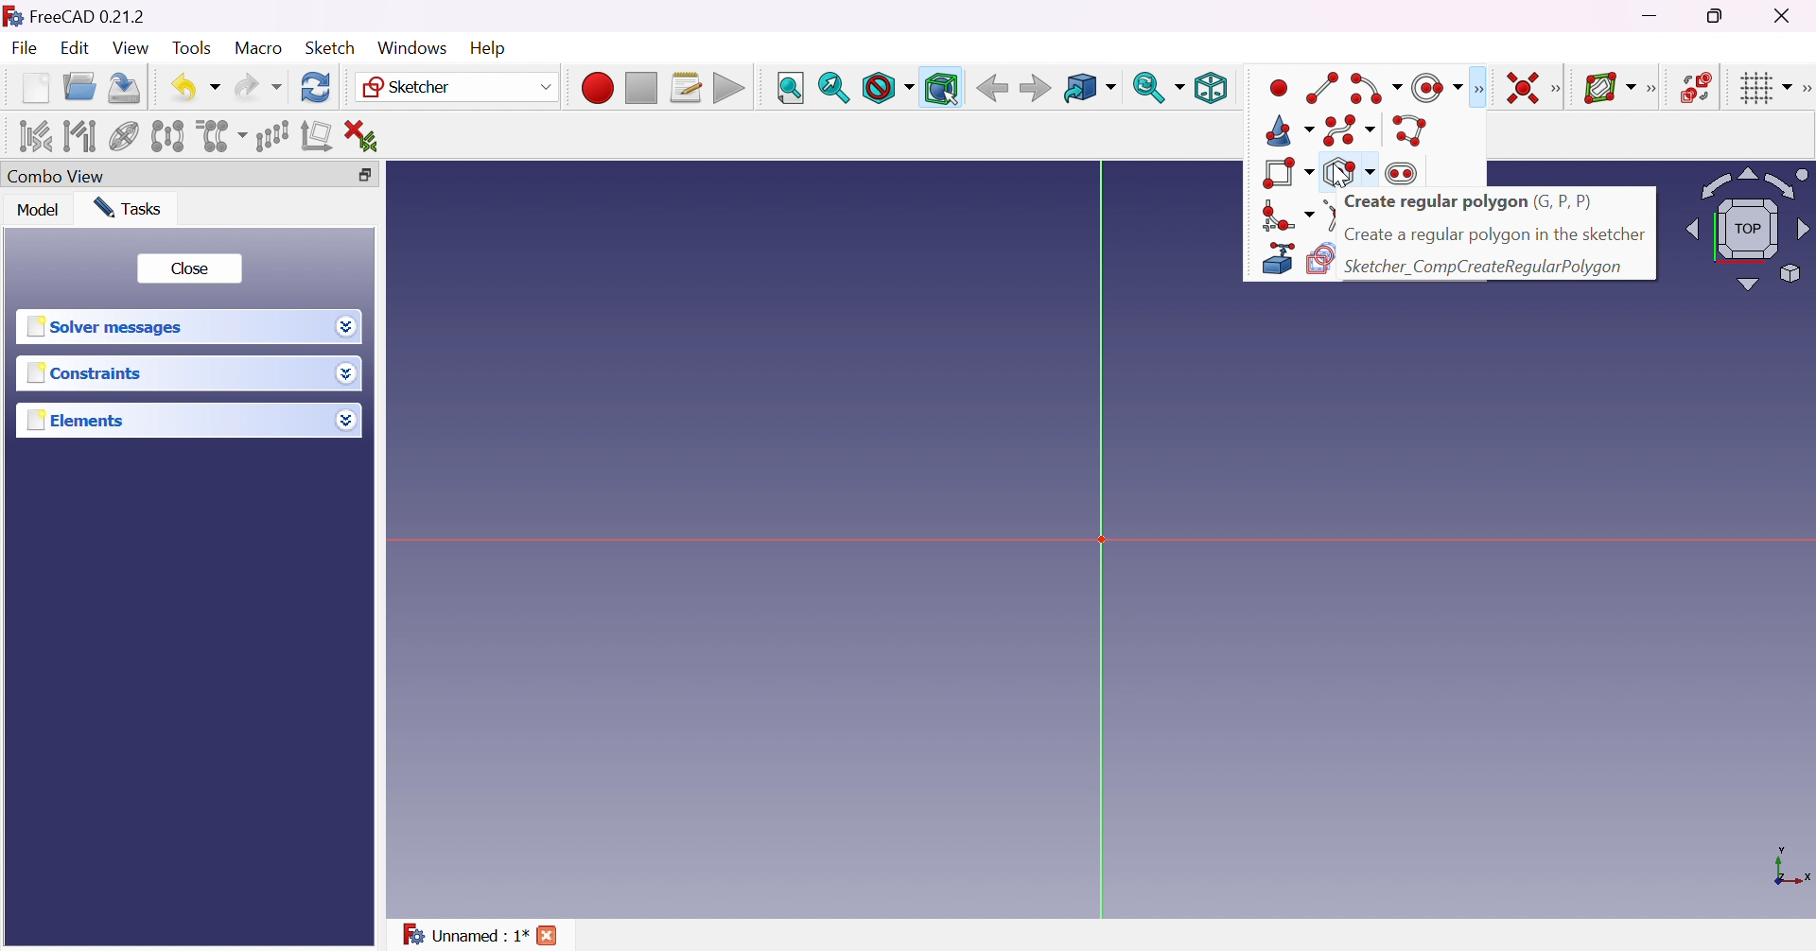  I want to click on New, so click(38, 92).